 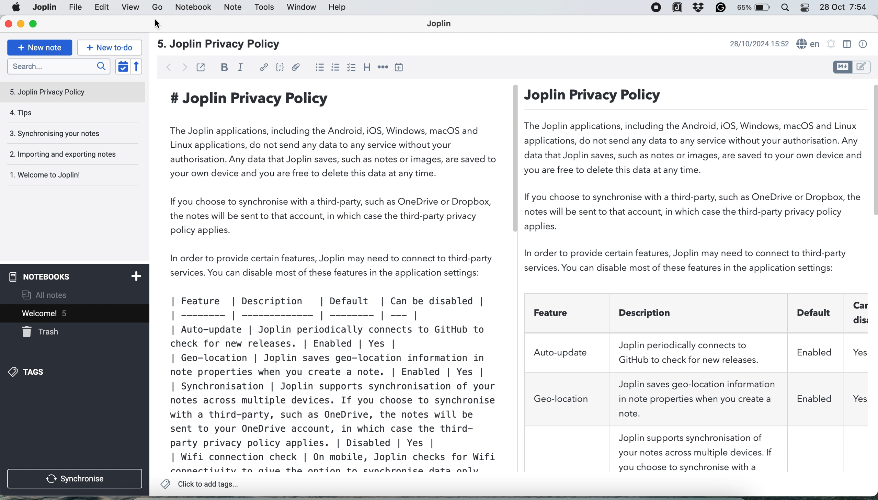 What do you see at coordinates (136, 66) in the screenshot?
I see `reverse order` at bounding box center [136, 66].